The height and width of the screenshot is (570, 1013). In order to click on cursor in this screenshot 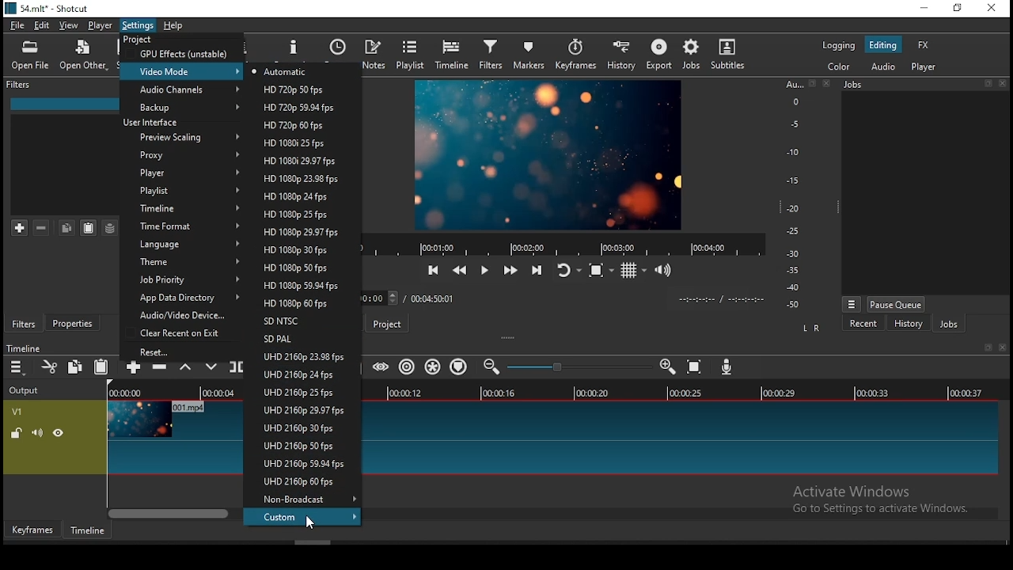, I will do `click(313, 523)`.